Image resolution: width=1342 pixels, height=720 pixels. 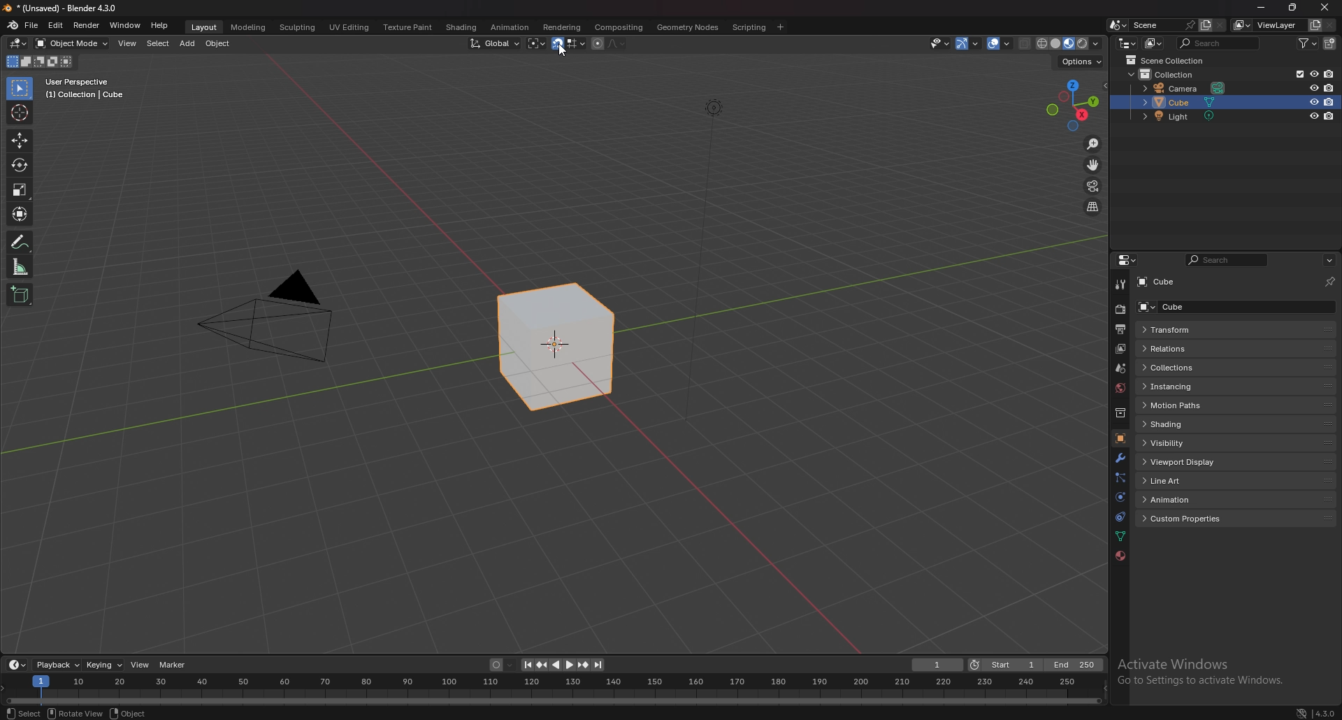 I want to click on rotate, so click(x=20, y=164).